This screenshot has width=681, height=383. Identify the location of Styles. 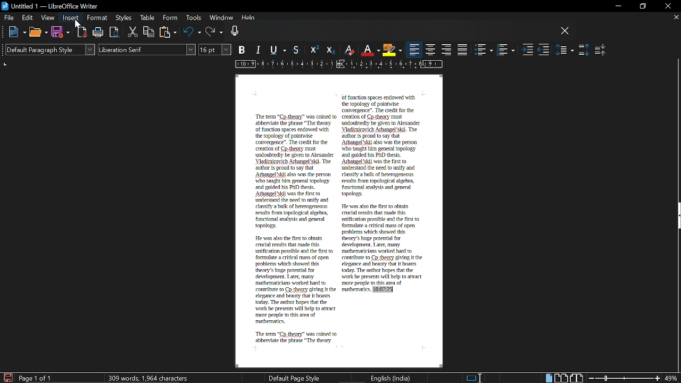
(124, 19).